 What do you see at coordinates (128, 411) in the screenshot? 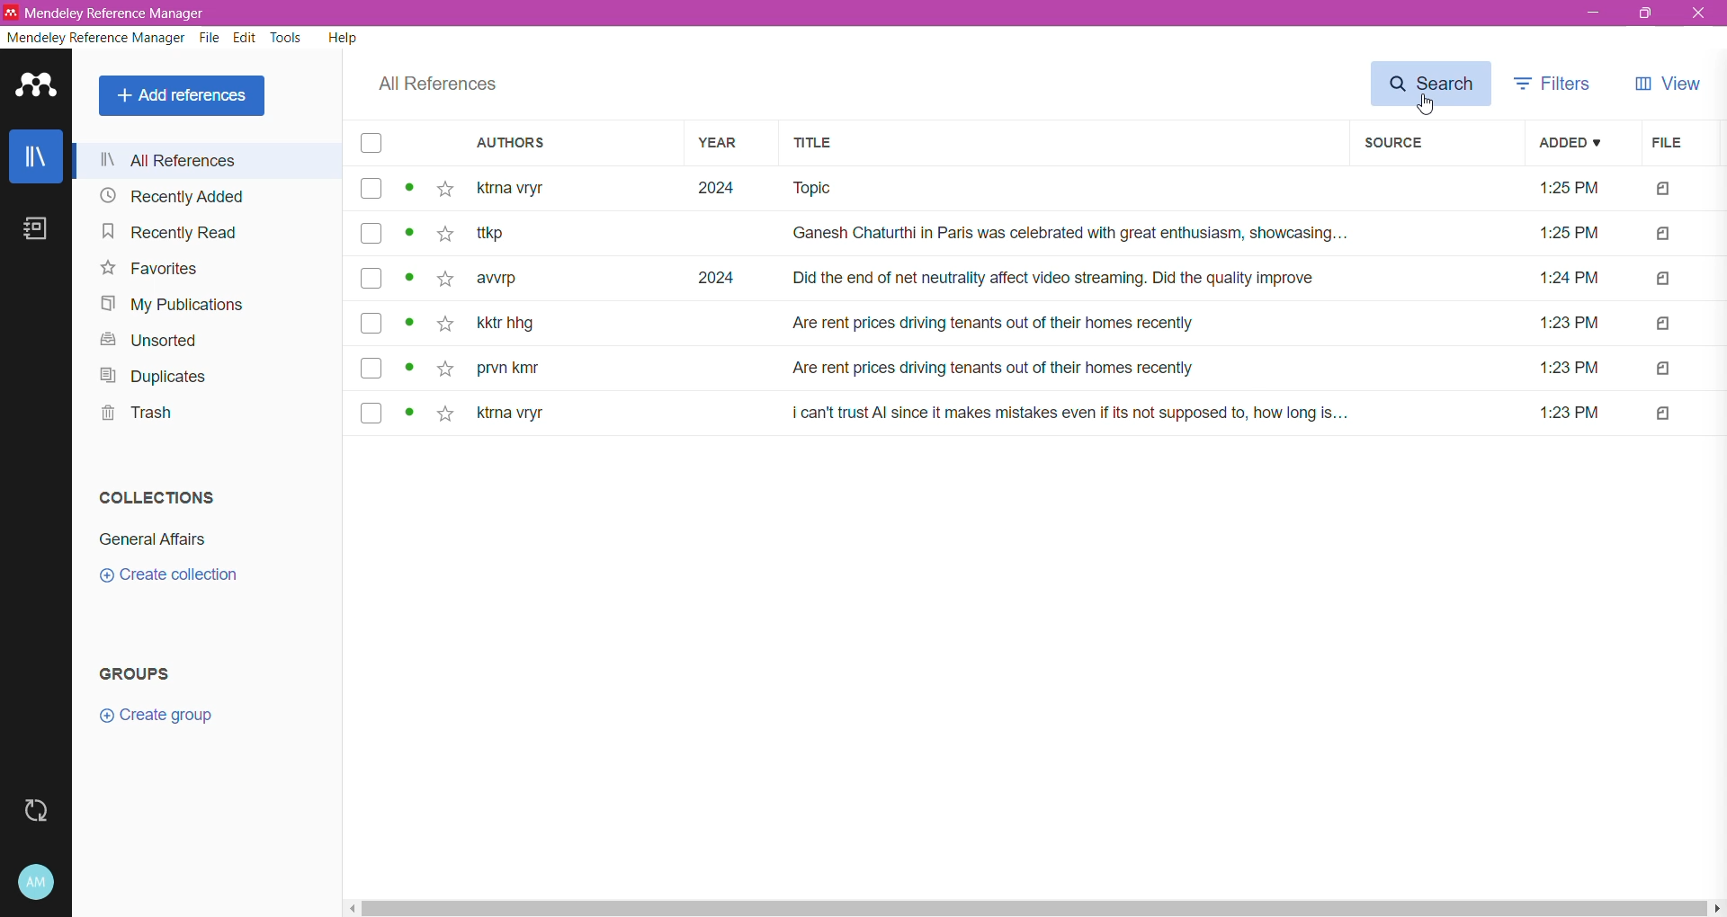
I see `Trash` at bounding box center [128, 411].